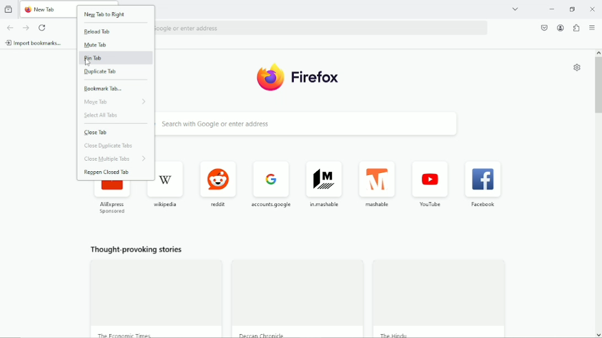  I want to click on search bar, so click(322, 124).